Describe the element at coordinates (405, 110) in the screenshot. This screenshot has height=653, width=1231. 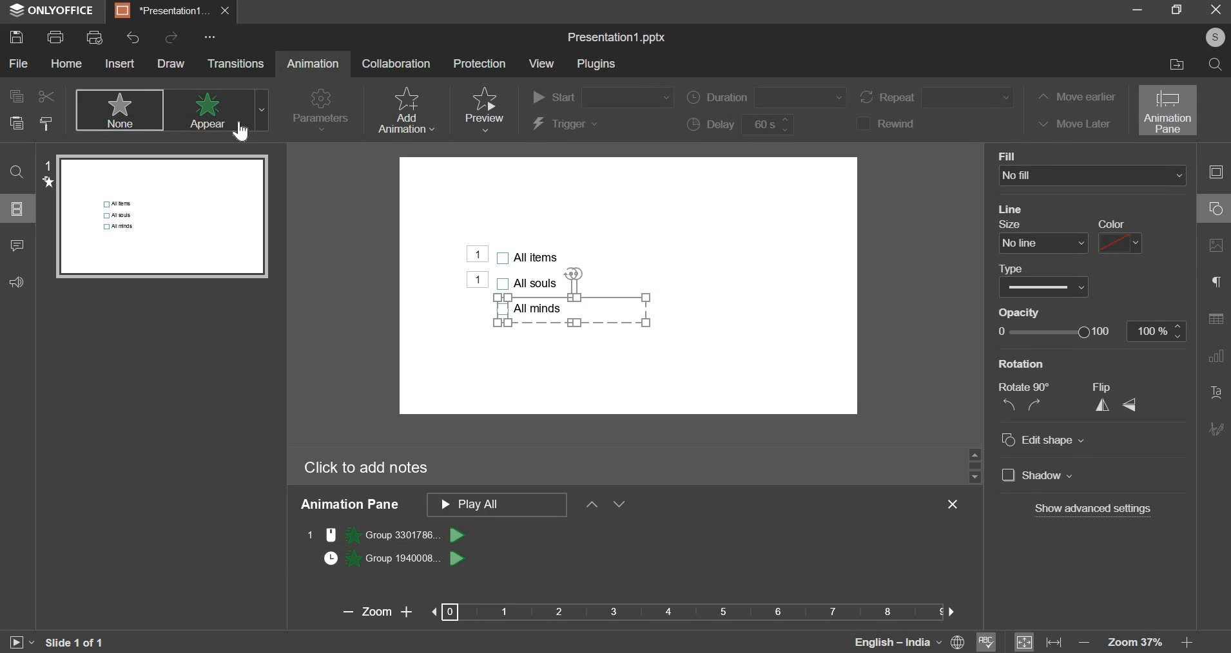
I see `add animation` at that location.